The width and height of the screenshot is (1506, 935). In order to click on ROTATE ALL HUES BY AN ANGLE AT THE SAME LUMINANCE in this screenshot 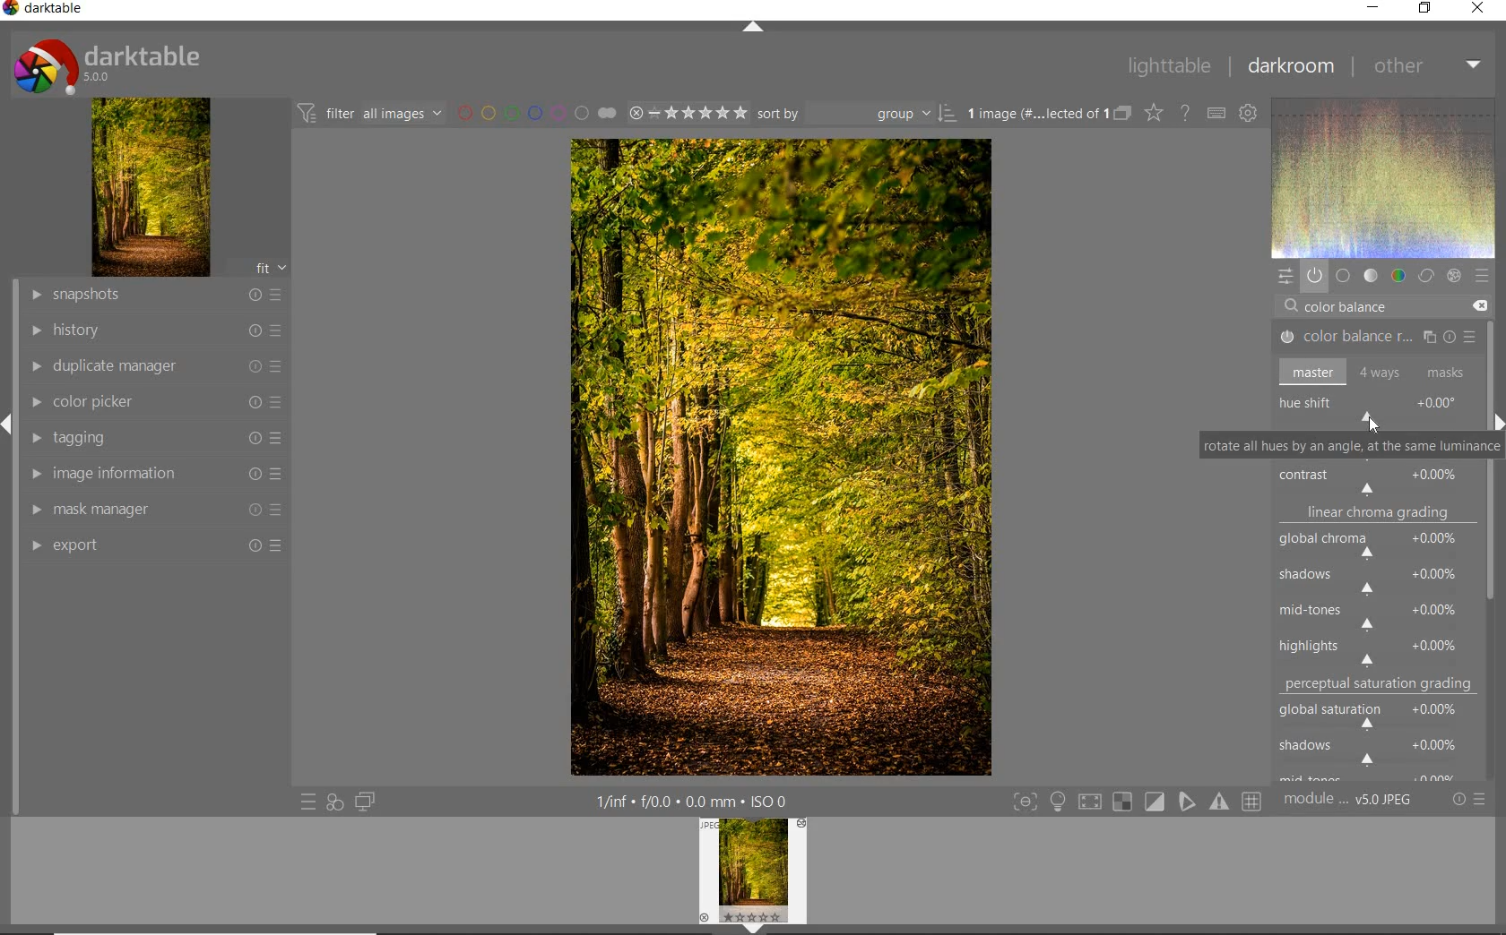, I will do `click(1350, 444)`.